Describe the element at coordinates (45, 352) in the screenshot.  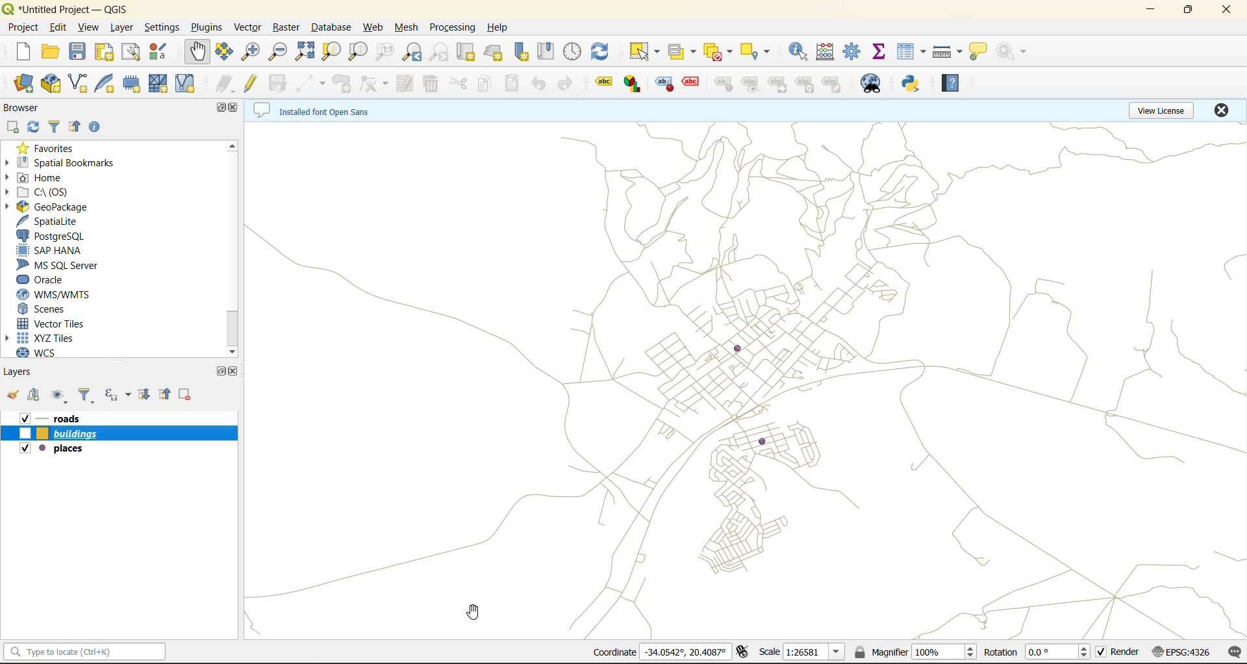
I see `wcs` at that location.